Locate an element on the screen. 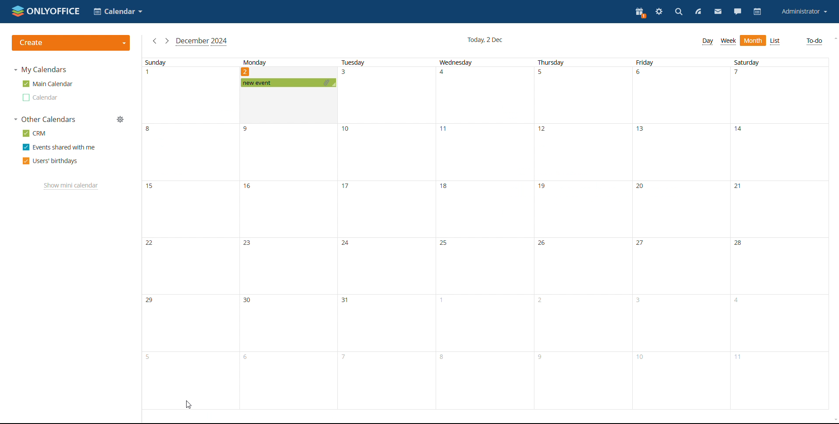 The height and width of the screenshot is (424, 839). mail is located at coordinates (718, 12).